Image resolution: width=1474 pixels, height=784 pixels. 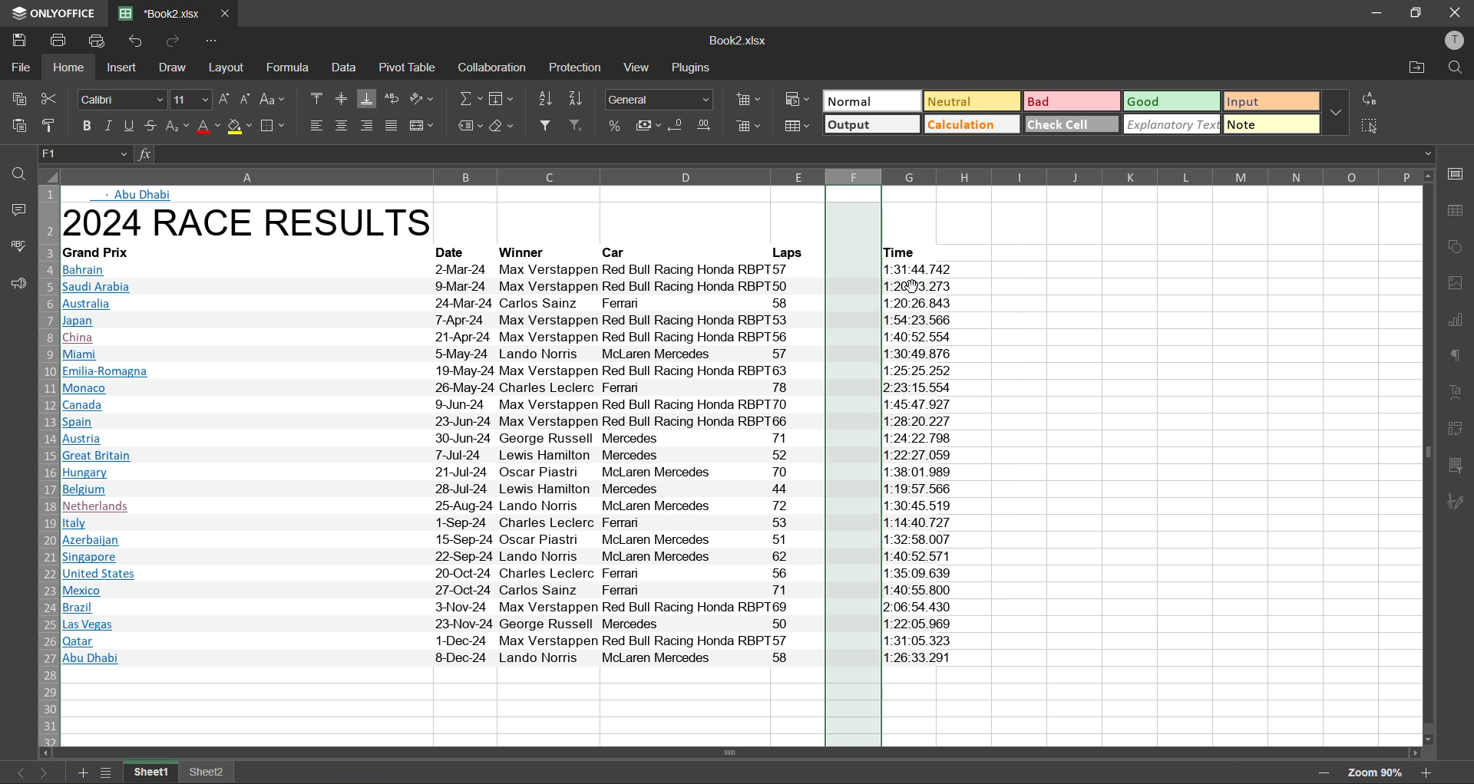 I want to click on Car, so click(x=616, y=252).